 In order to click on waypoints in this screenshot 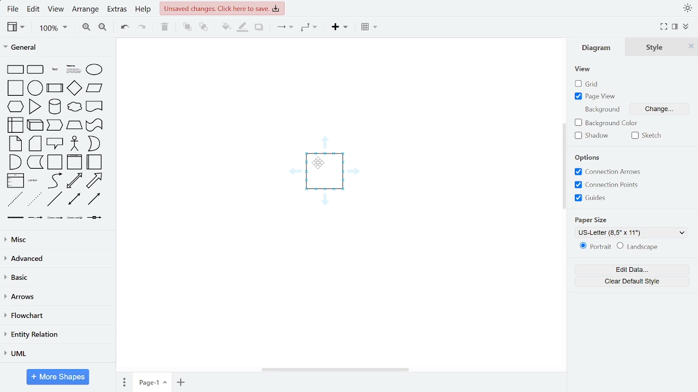, I will do `click(311, 28)`.